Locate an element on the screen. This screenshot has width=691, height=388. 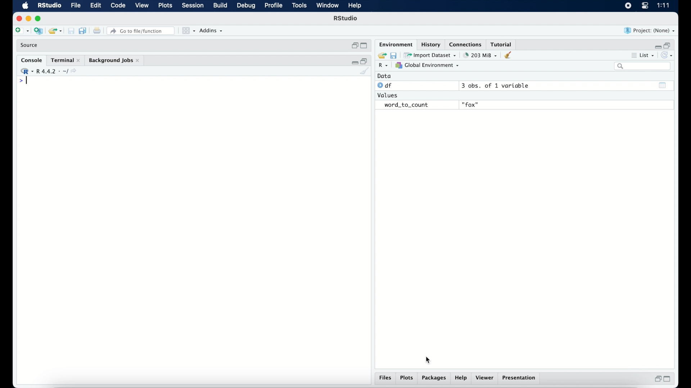
close is located at coordinates (18, 19).